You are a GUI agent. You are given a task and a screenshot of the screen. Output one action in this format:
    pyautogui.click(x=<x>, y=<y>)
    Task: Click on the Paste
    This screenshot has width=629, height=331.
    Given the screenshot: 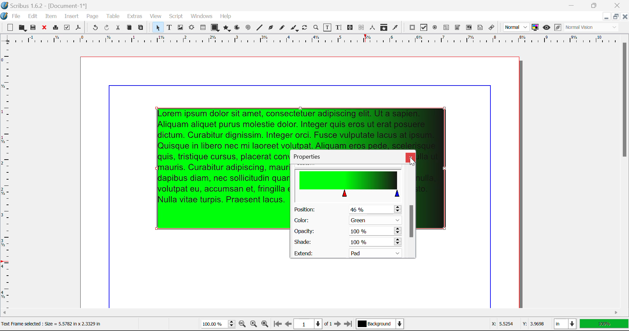 What is the action you would take?
    pyautogui.click(x=141, y=28)
    